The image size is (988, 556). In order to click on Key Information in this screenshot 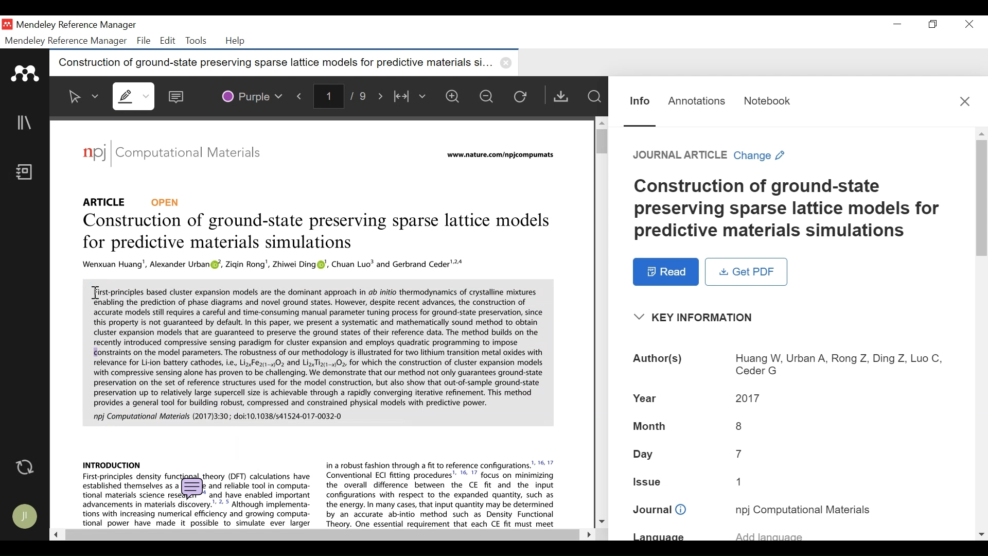, I will do `click(697, 318)`.